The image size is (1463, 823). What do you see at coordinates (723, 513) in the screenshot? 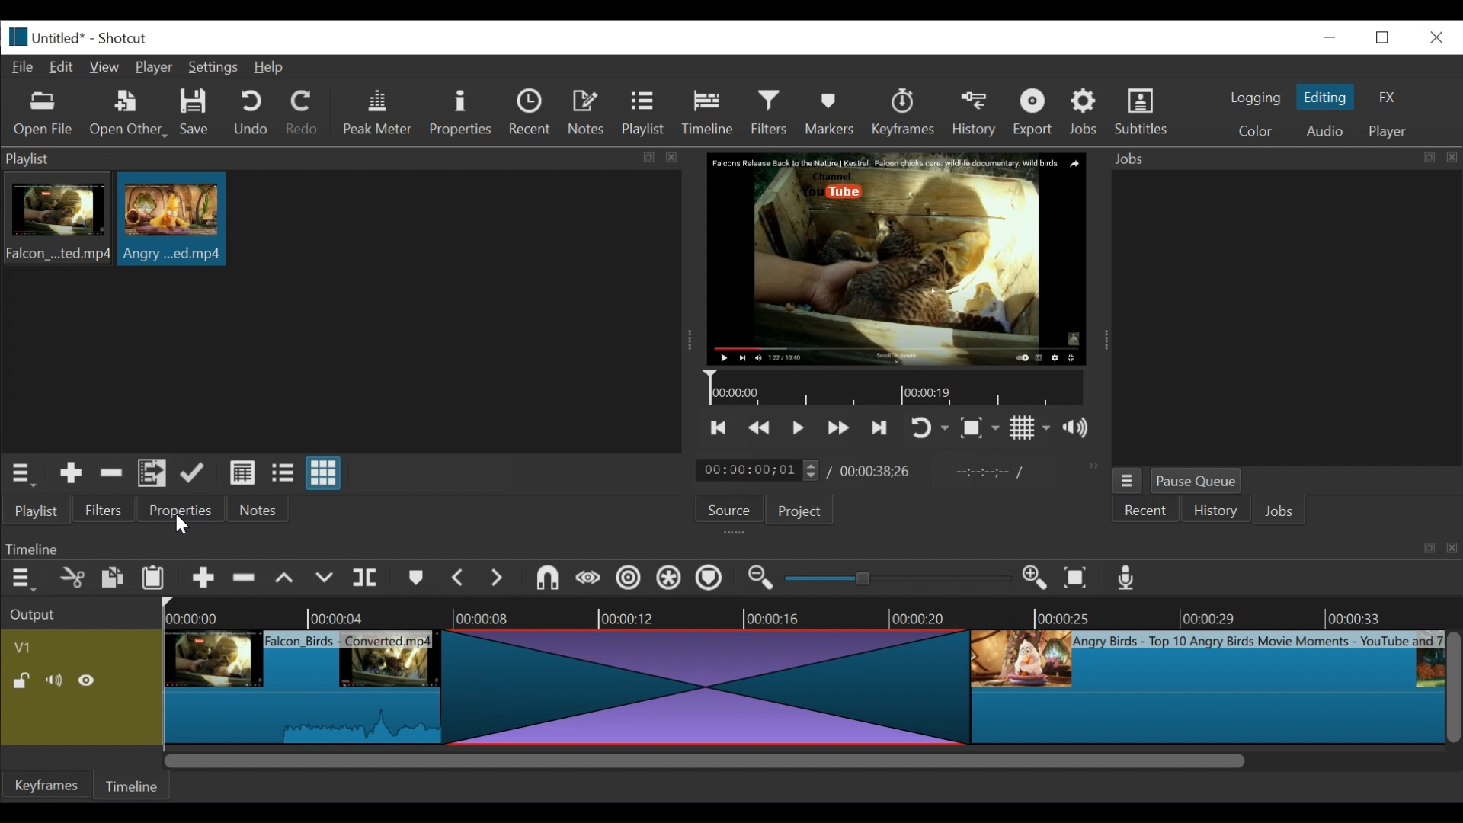
I see `Source` at bounding box center [723, 513].